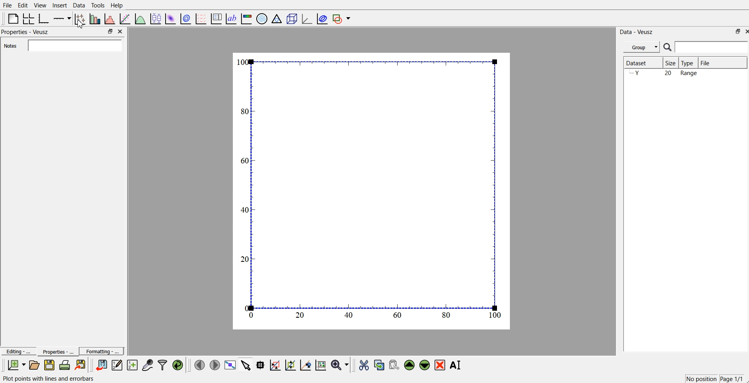 This screenshot has width=749, height=383. What do you see at coordinates (639, 31) in the screenshot?
I see `Data - Veusz` at bounding box center [639, 31].